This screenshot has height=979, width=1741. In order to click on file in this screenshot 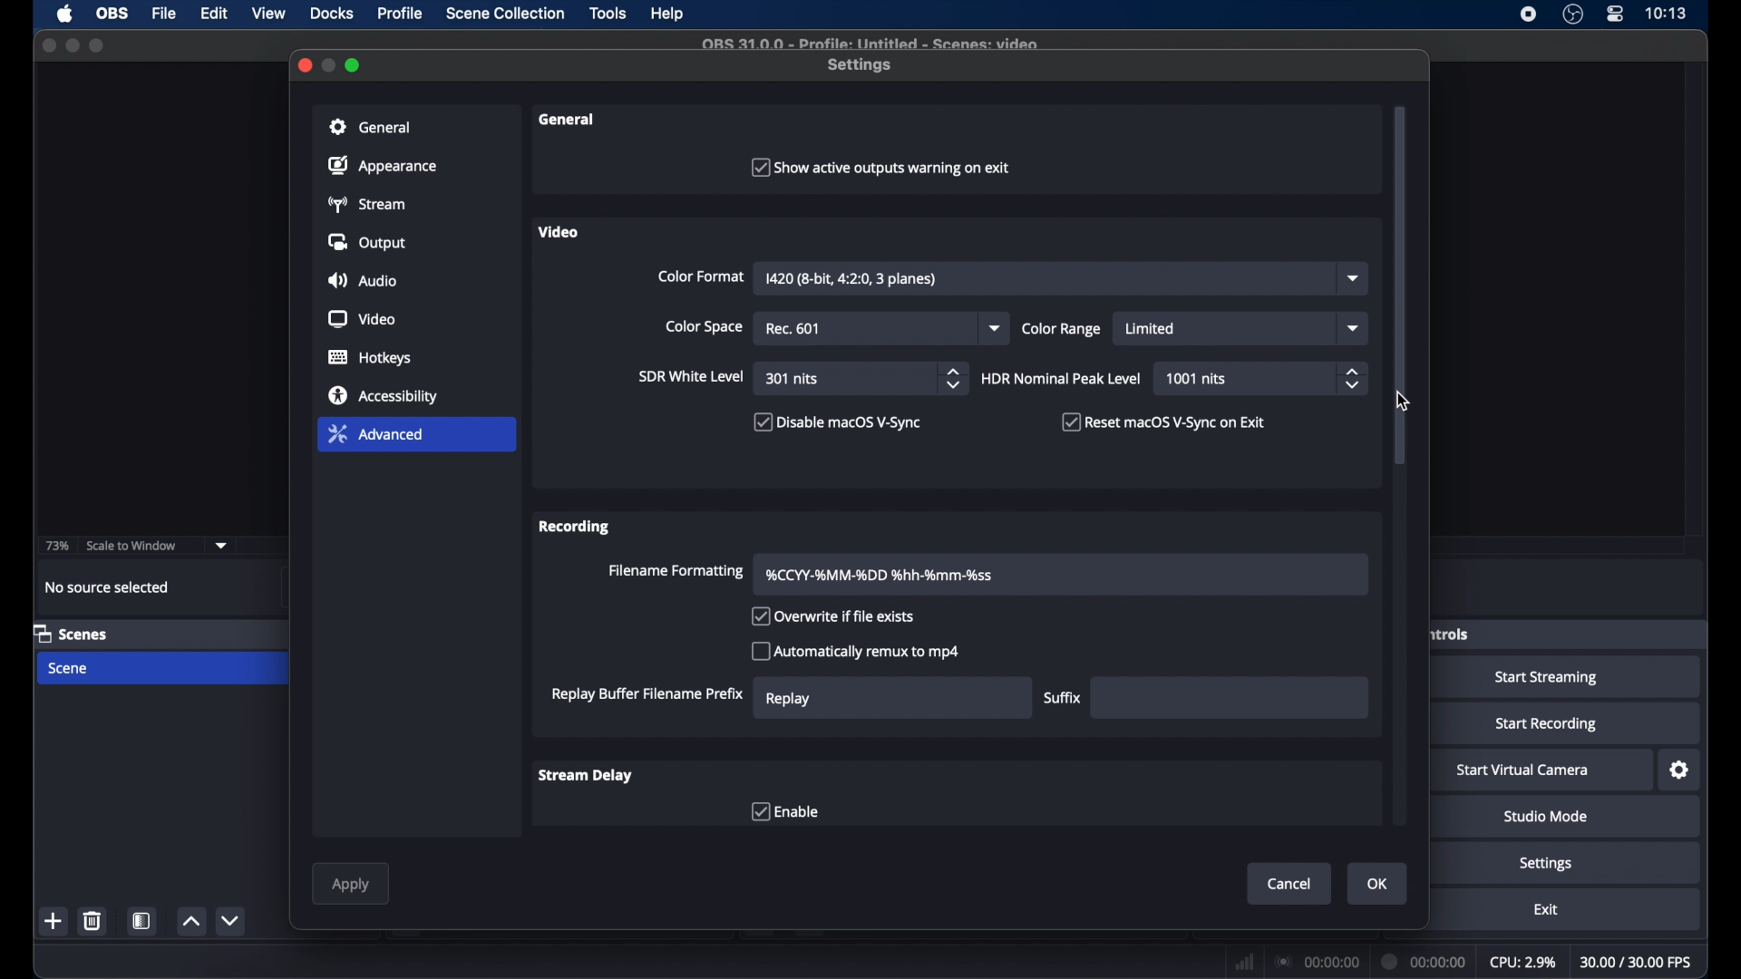, I will do `click(164, 15)`.